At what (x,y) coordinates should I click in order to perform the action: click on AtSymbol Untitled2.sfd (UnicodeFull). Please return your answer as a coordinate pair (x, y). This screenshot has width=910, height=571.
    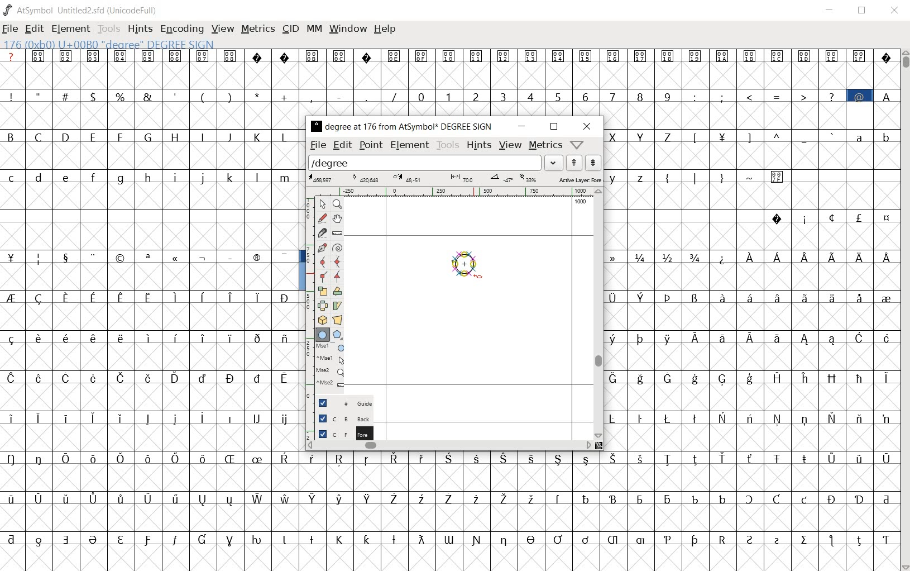
    Looking at the image, I should click on (83, 10).